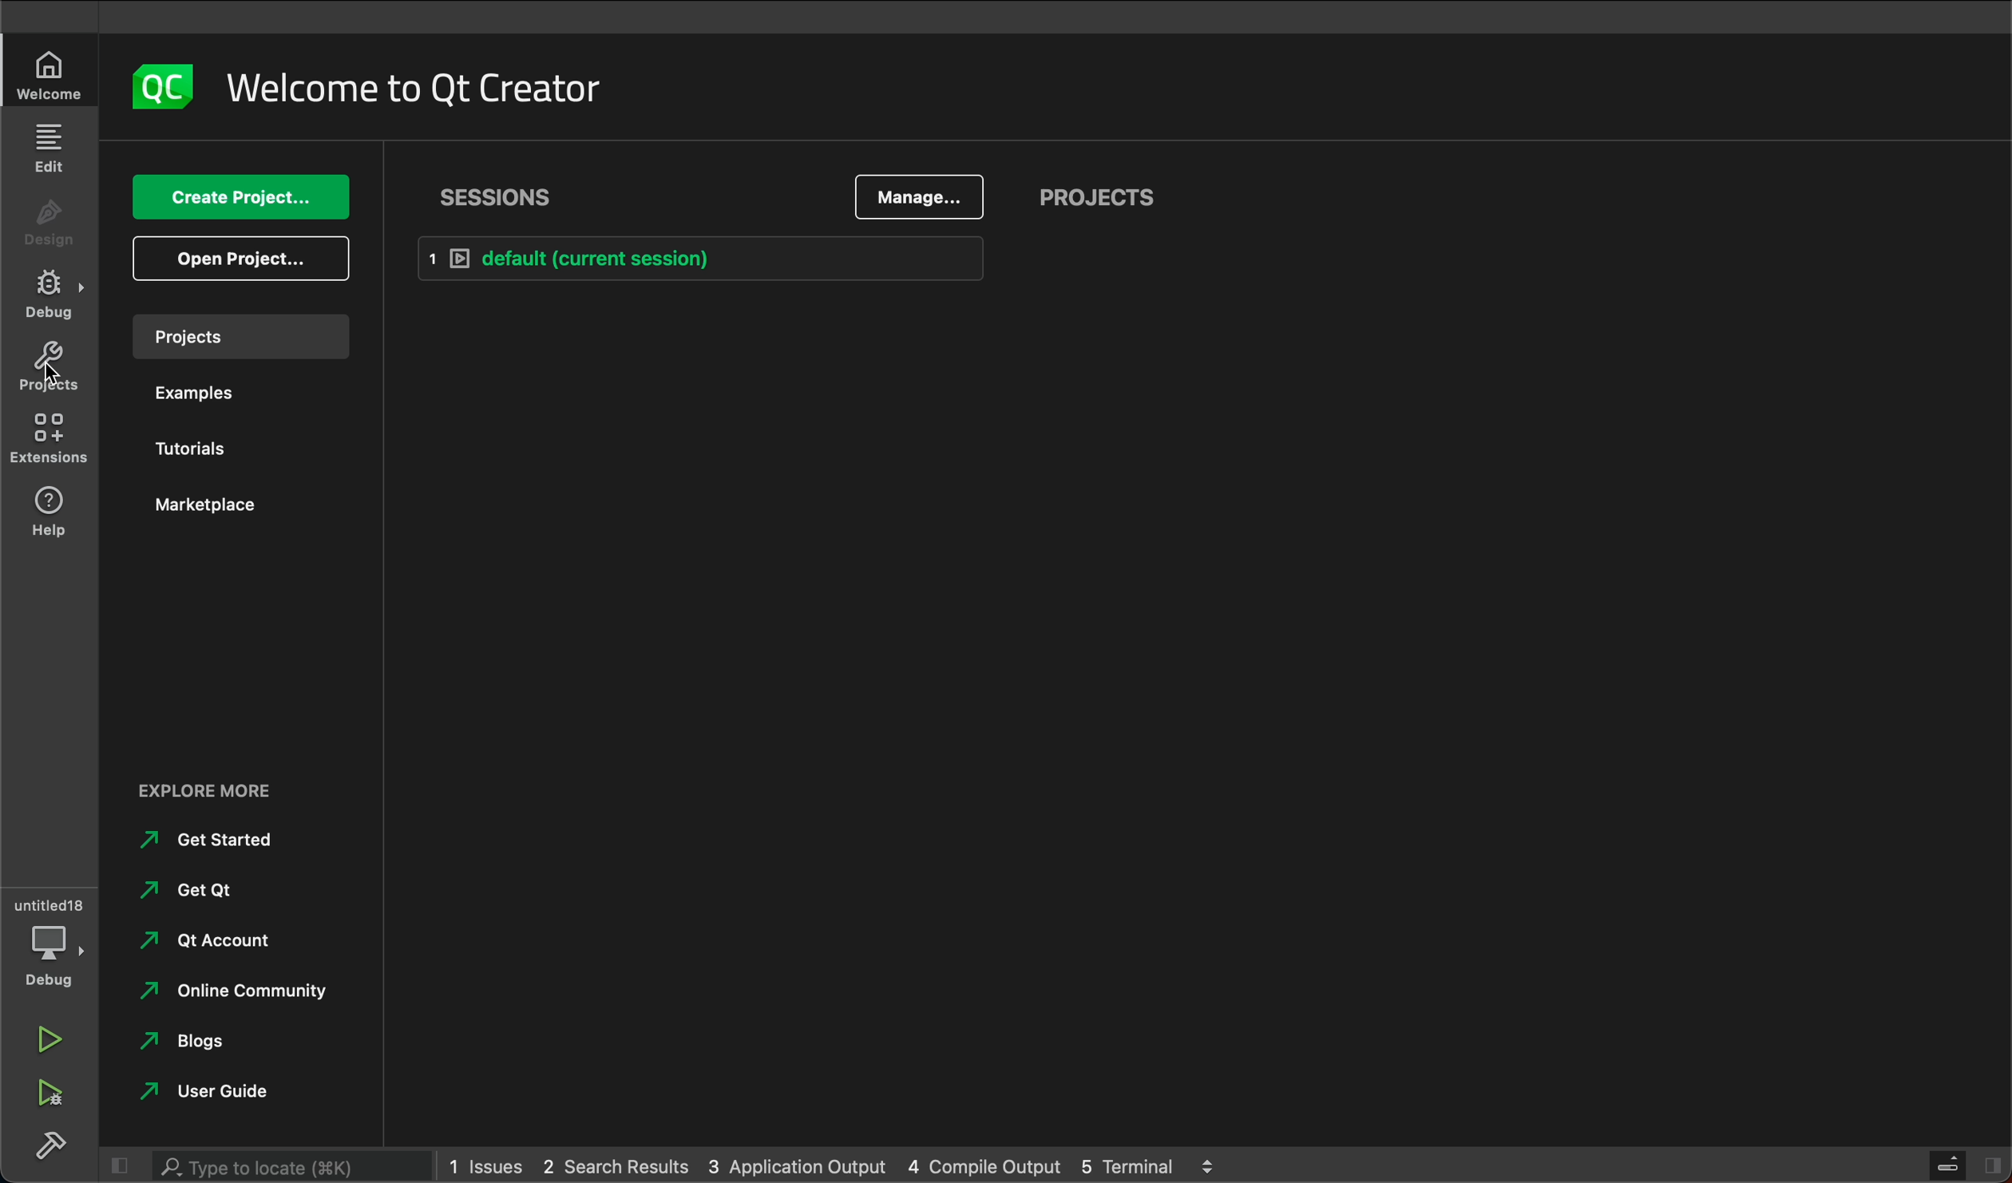 This screenshot has width=2012, height=1183. What do you see at coordinates (186, 1039) in the screenshot?
I see `Blogs` at bounding box center [186, 1039].